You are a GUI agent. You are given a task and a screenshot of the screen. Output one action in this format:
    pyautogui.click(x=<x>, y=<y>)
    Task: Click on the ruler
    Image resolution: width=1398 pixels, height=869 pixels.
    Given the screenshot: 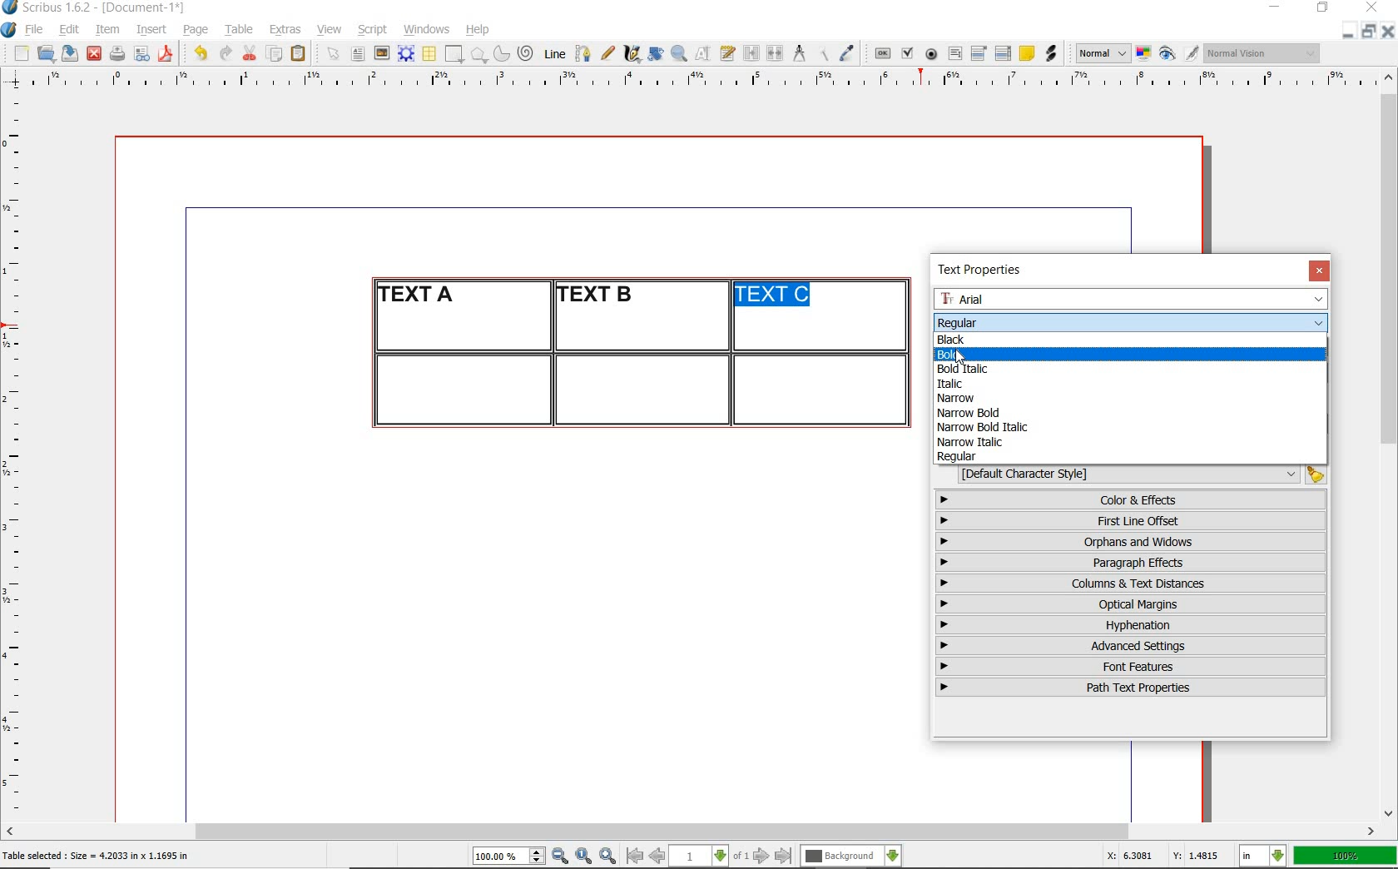 What is the action you would take?
    pyautogui.click(x=18, y=454)
    